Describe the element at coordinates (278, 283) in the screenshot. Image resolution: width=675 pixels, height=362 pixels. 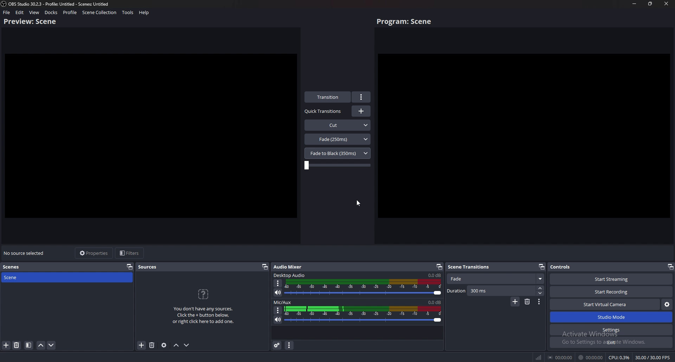
I see `Options` at that location.